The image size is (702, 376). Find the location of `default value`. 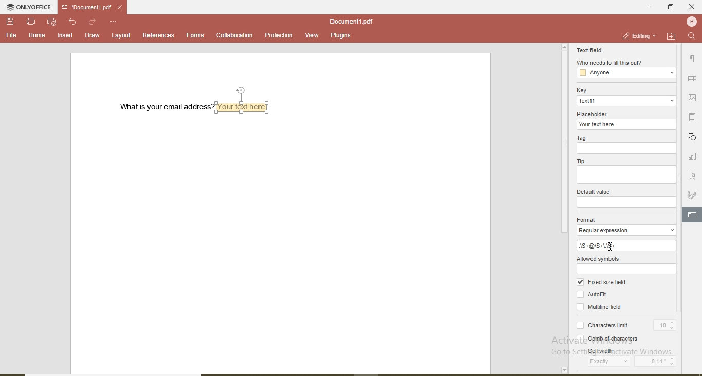

default value is located at coordinates (593, 192).